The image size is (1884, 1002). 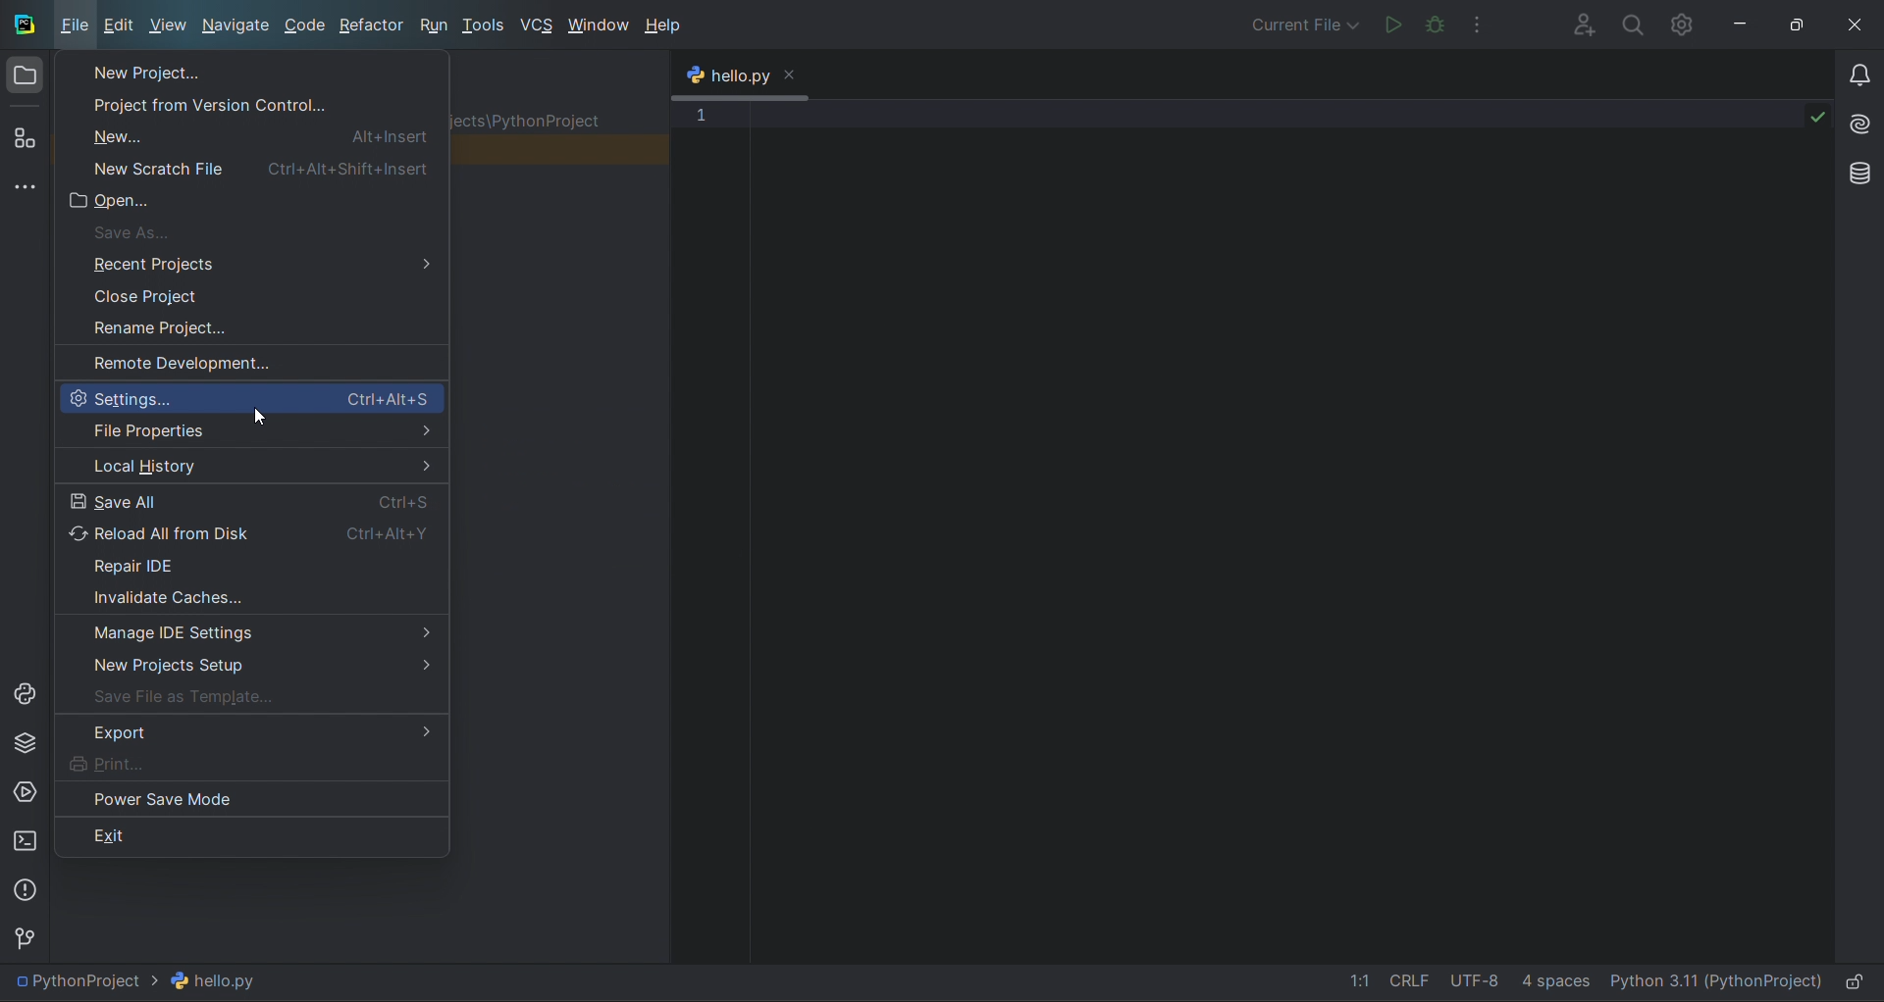 What do you see at coordinates (250, 797) in the screenshot?
I see `power save mode` at bounding box center [250, 797].